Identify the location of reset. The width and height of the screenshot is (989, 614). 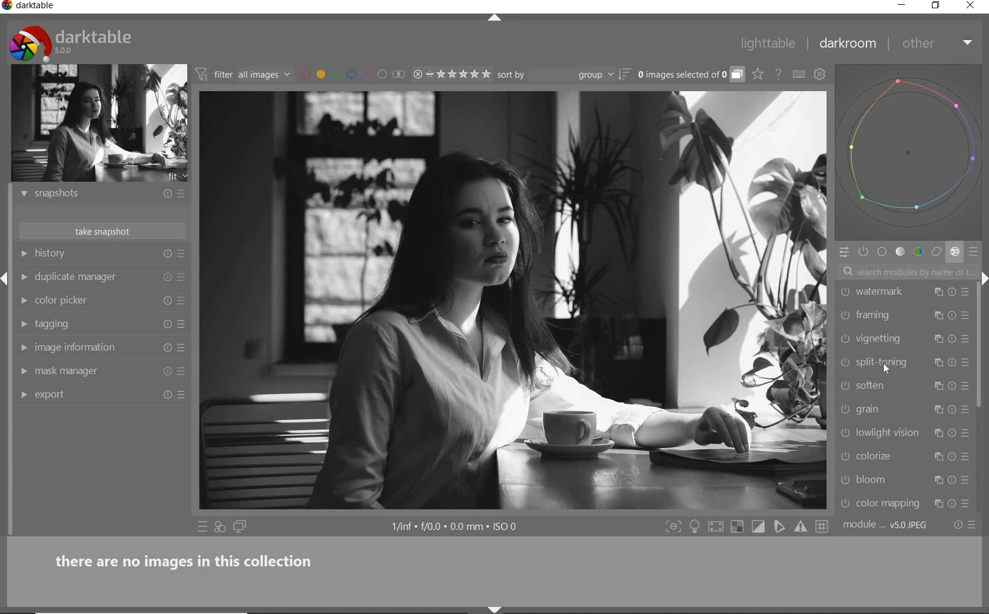
(954, 432).